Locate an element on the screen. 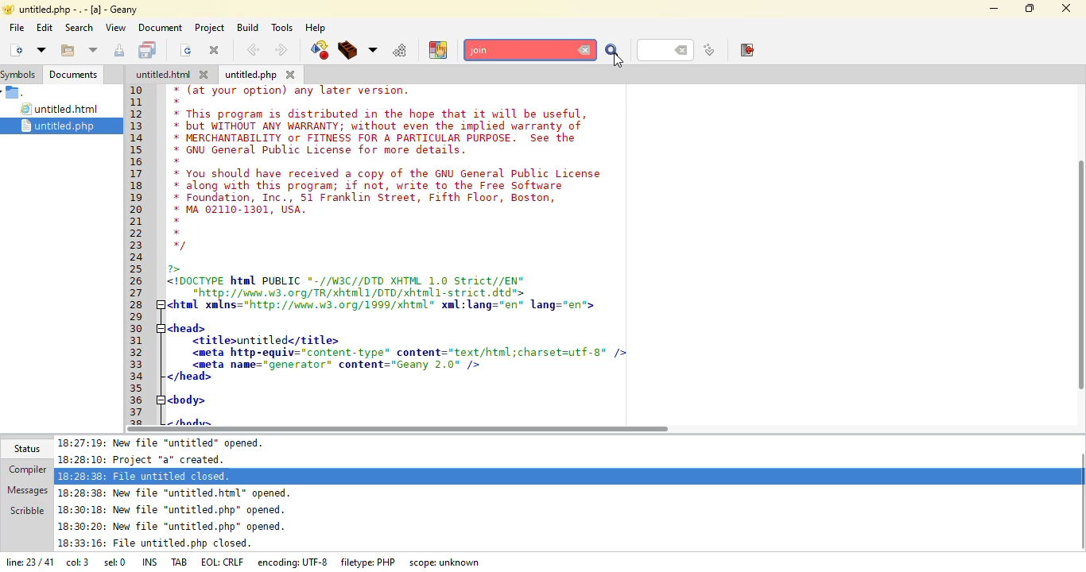 Image resolution: width=1086 pixels, height=572 pixels. jump to line is located at coordinates (708, 51).